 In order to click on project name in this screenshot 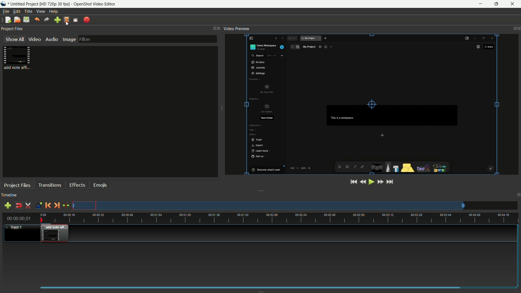, I will do `click(40, 4)`.